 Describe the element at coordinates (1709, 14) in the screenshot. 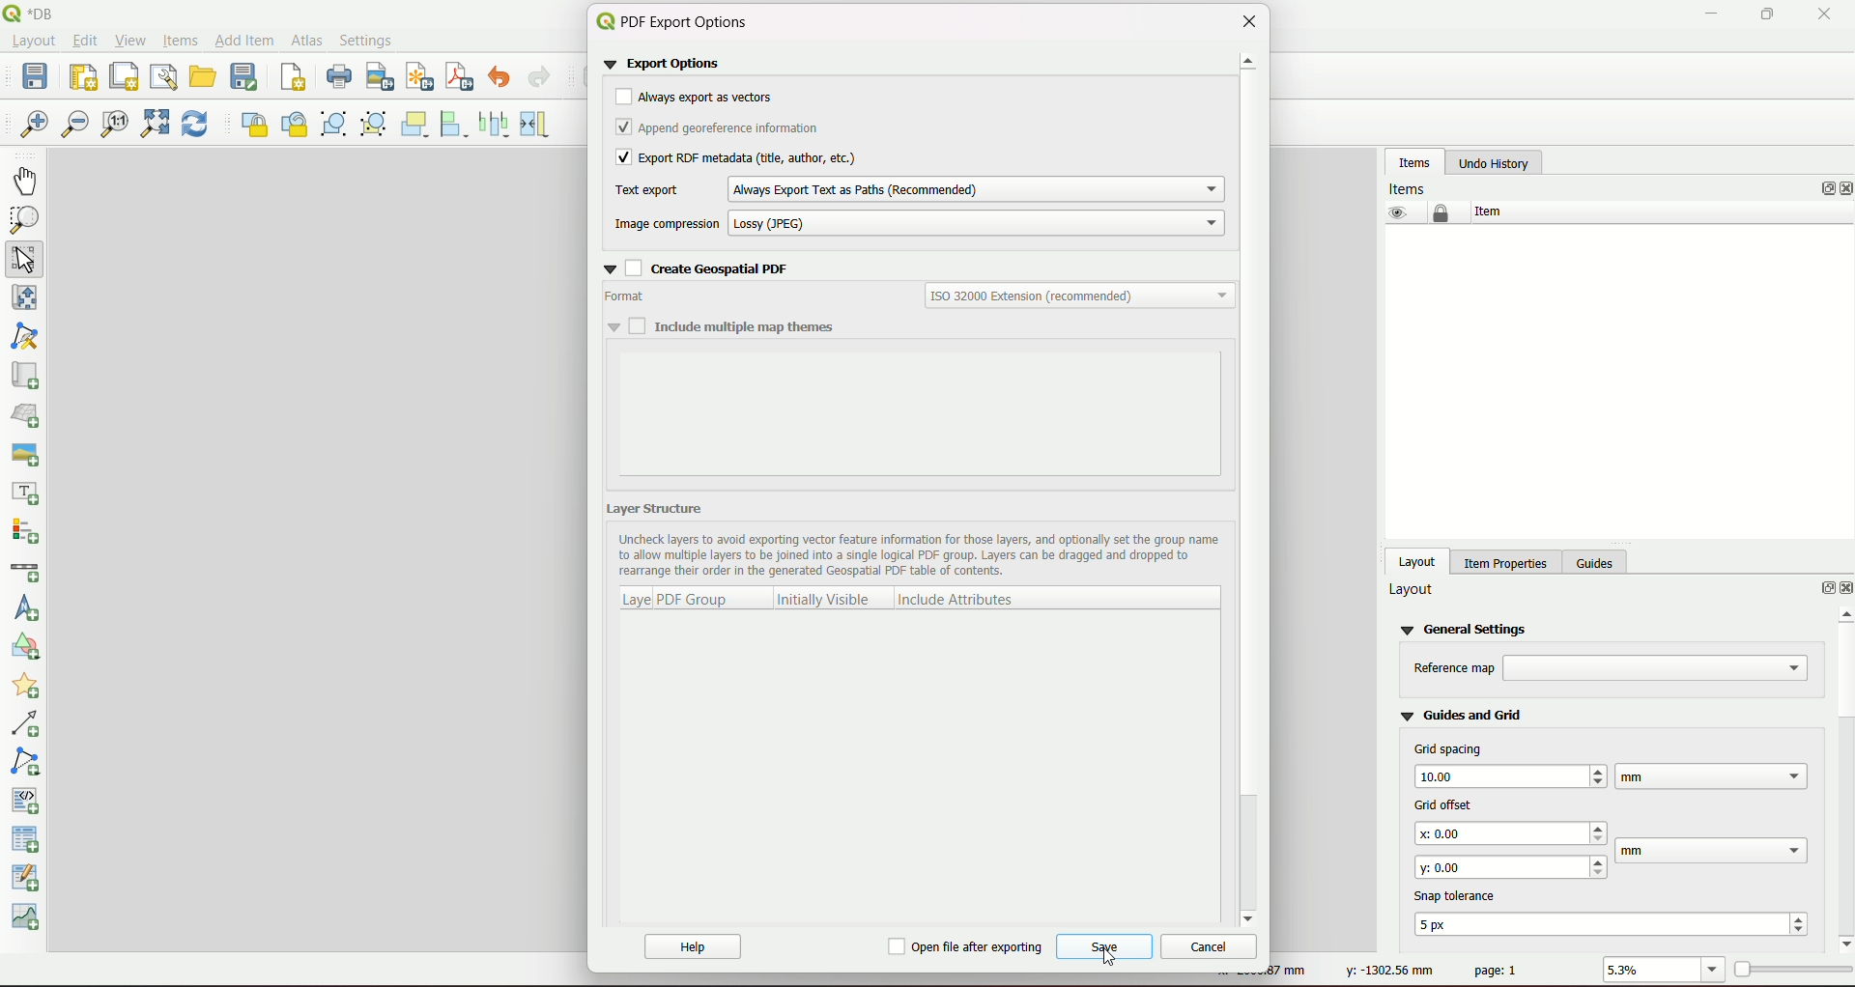

I see `minimize` at that location.